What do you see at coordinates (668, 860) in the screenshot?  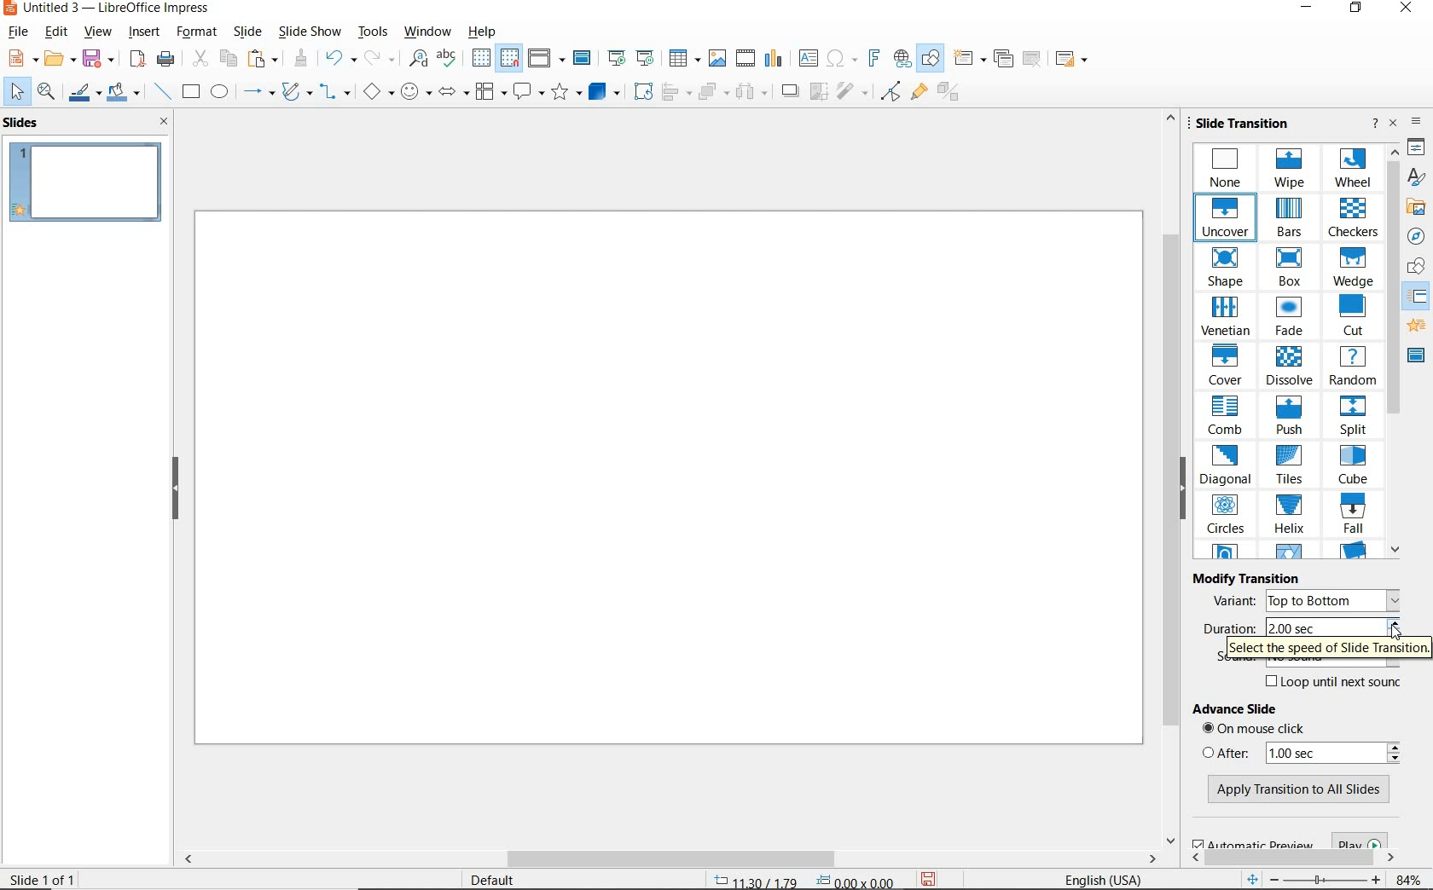 I see `SCROLLBAR` at bounding box center [668, 860].